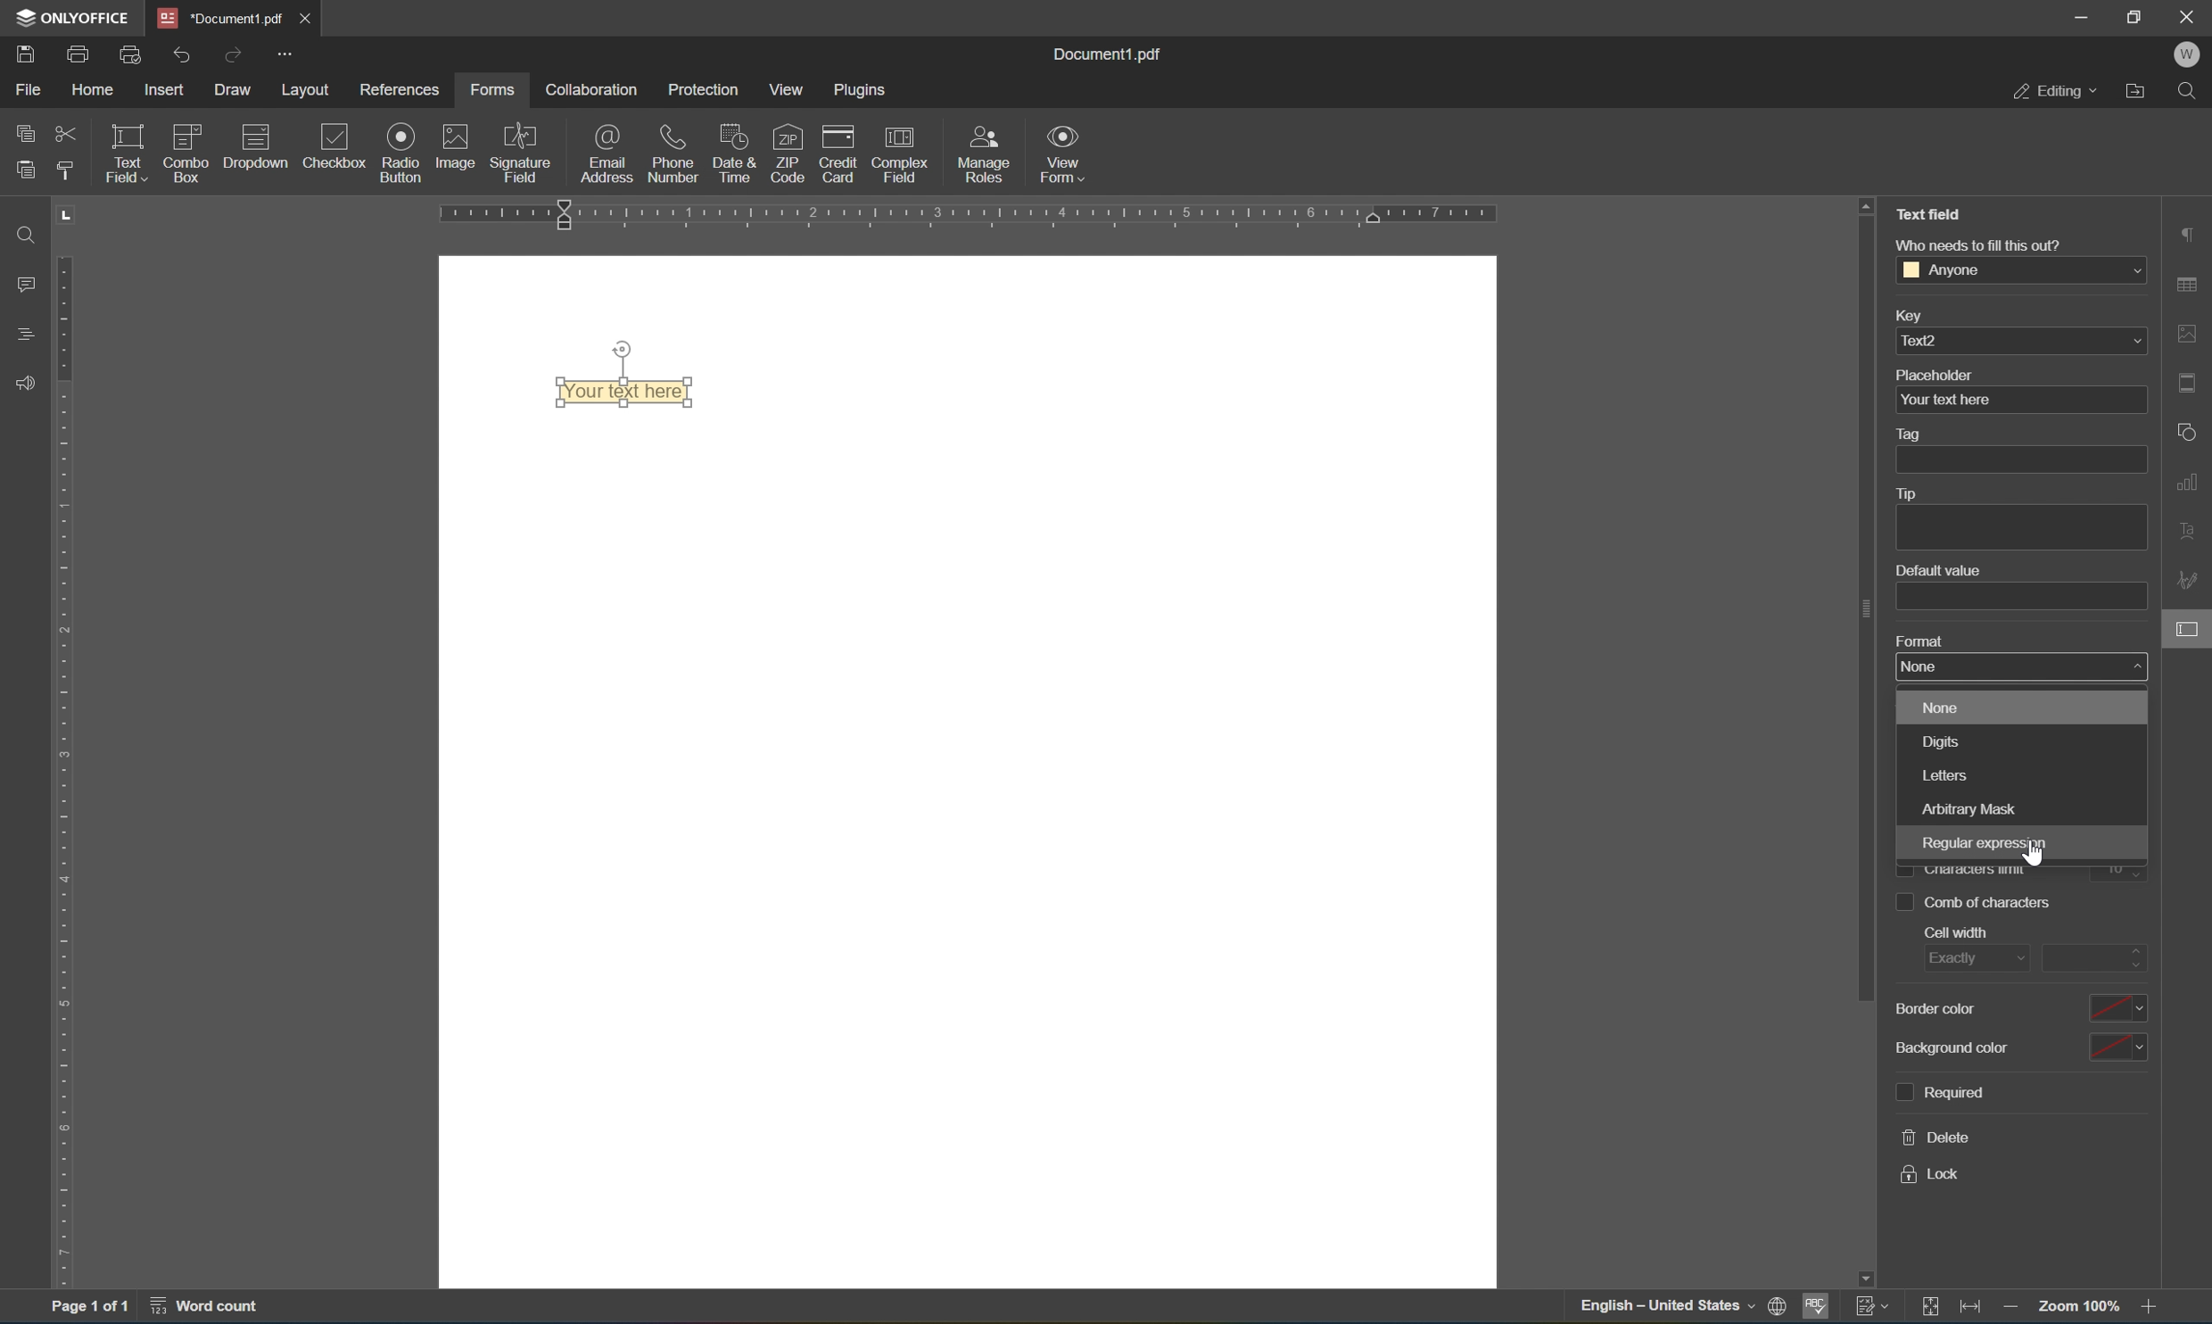 The height and width of the screenshot is (1324, 2212). I want to click on print preview, so click(128, 53).